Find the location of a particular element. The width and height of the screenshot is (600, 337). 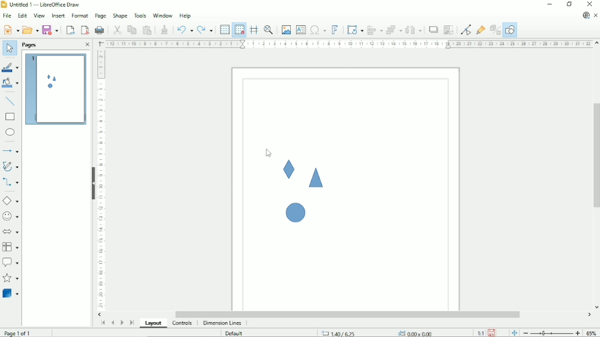

Scaling factor is located at coordinates (480, 333).